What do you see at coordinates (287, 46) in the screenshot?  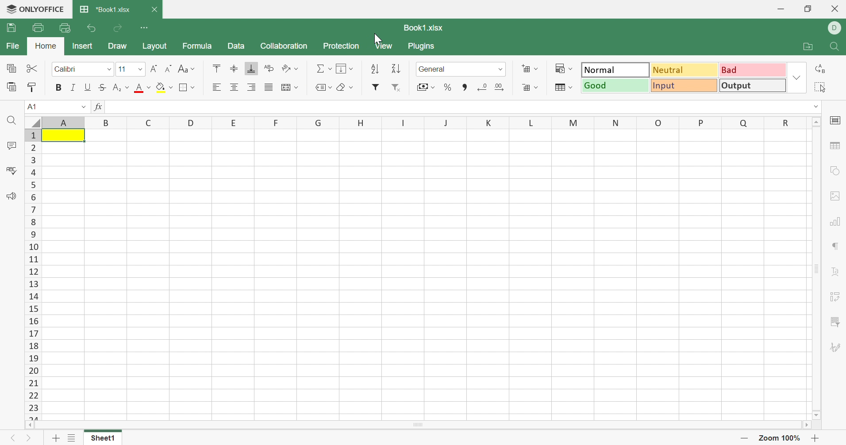 I see `Collaboration` at bounding box center [287, 46].